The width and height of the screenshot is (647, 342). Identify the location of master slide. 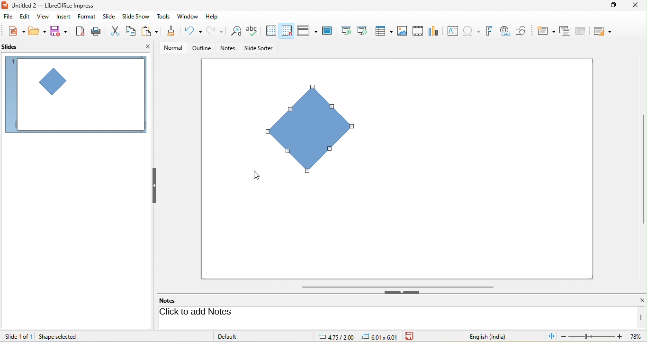
(329, 31).